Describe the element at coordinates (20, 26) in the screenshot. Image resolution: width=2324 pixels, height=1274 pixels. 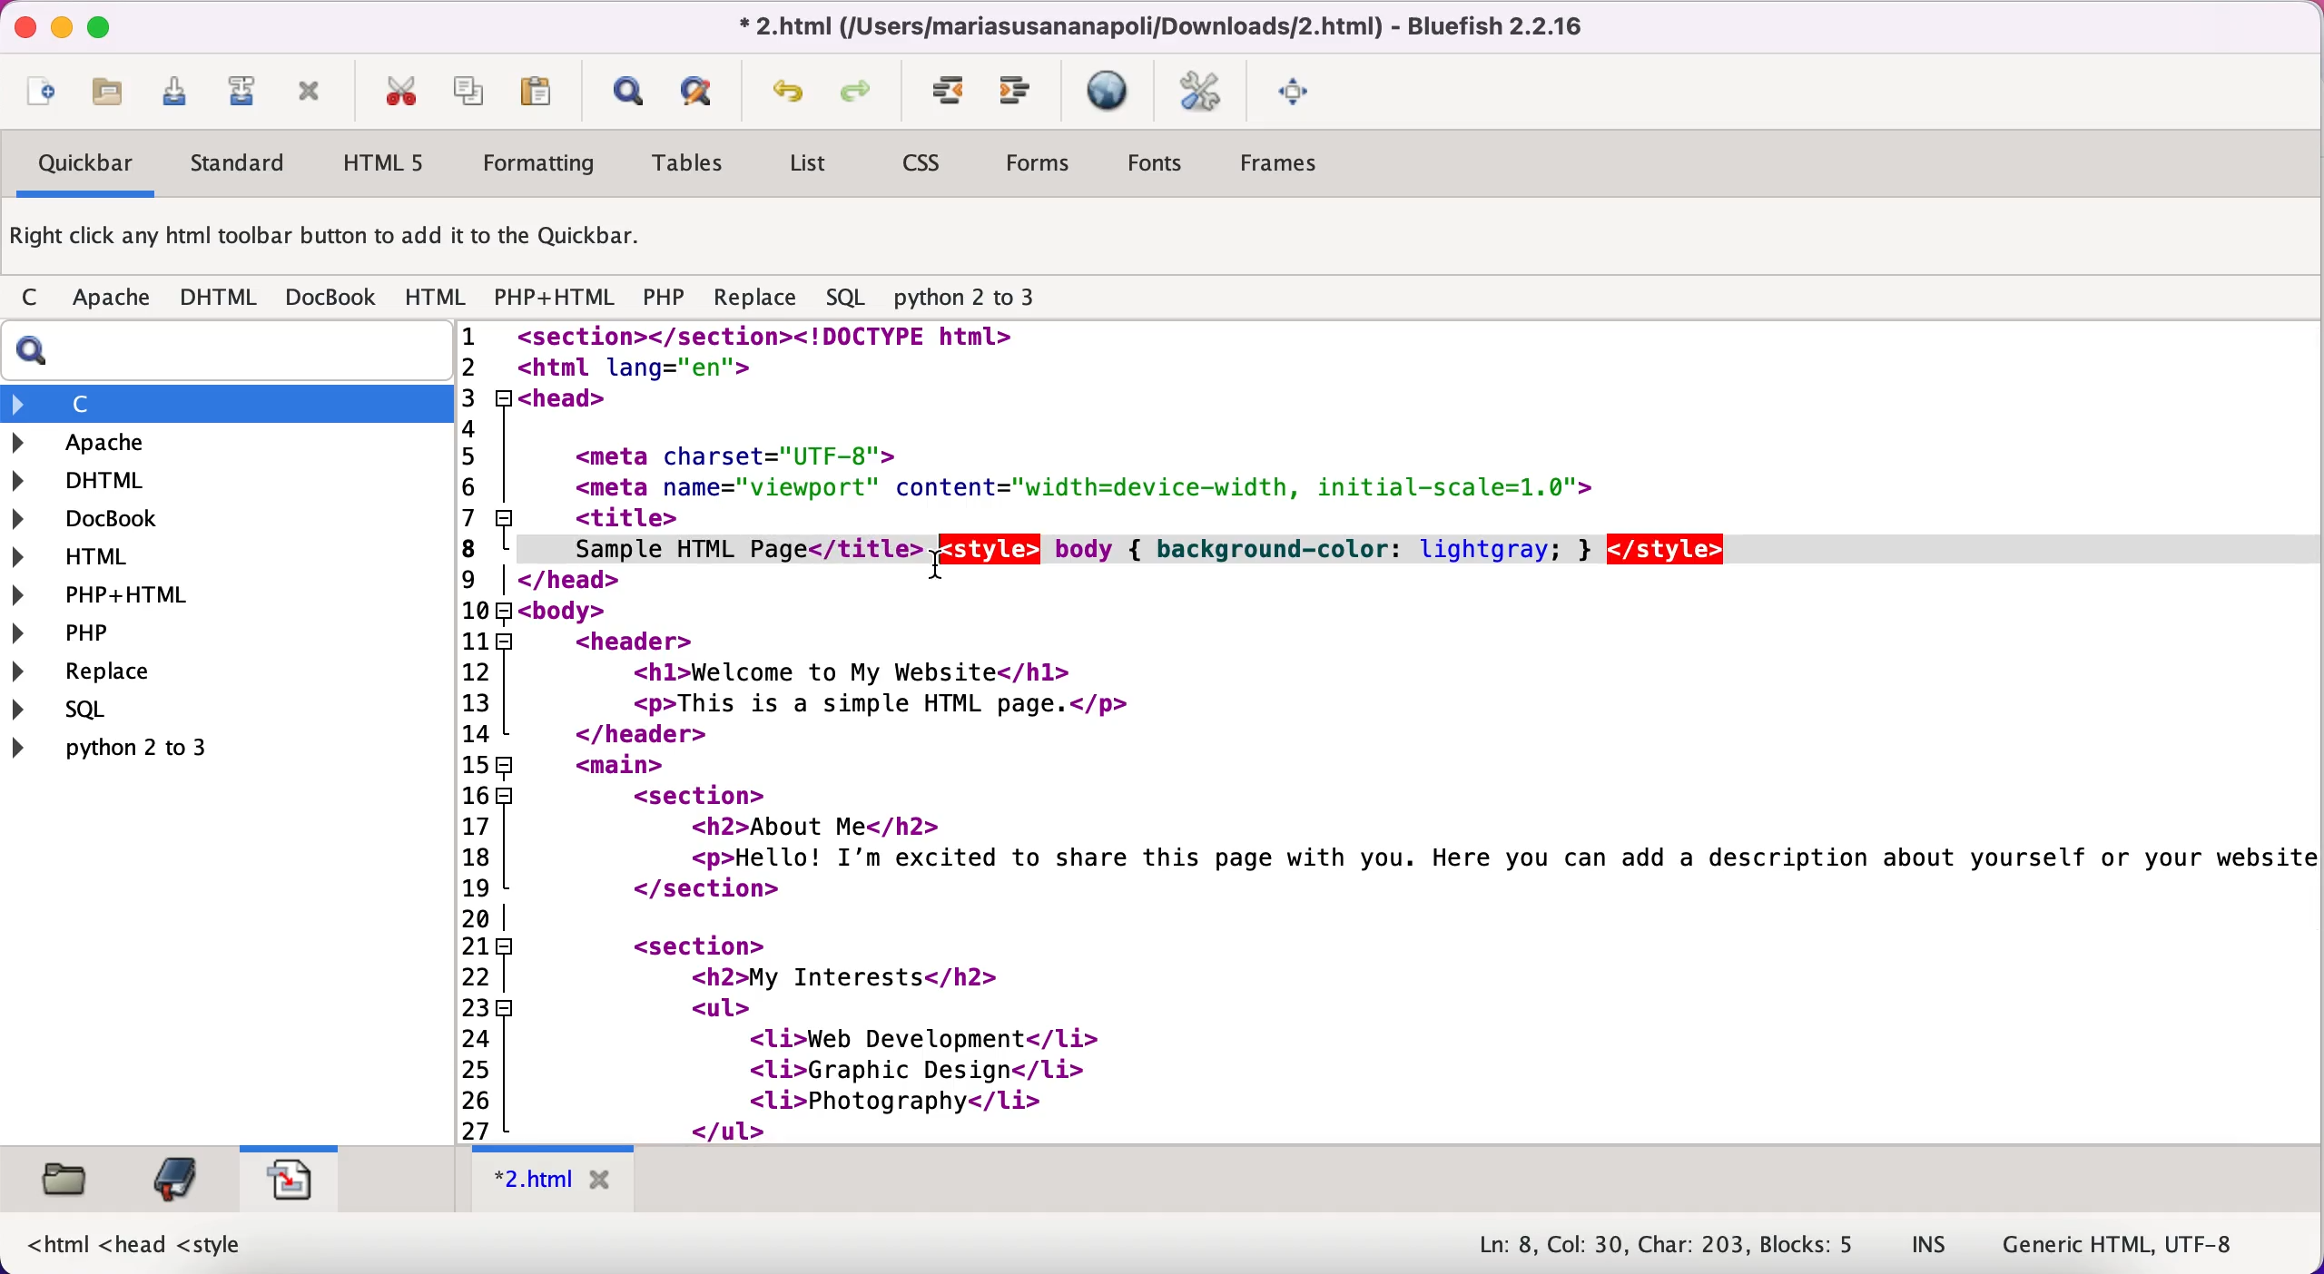
I see `close` at that location.